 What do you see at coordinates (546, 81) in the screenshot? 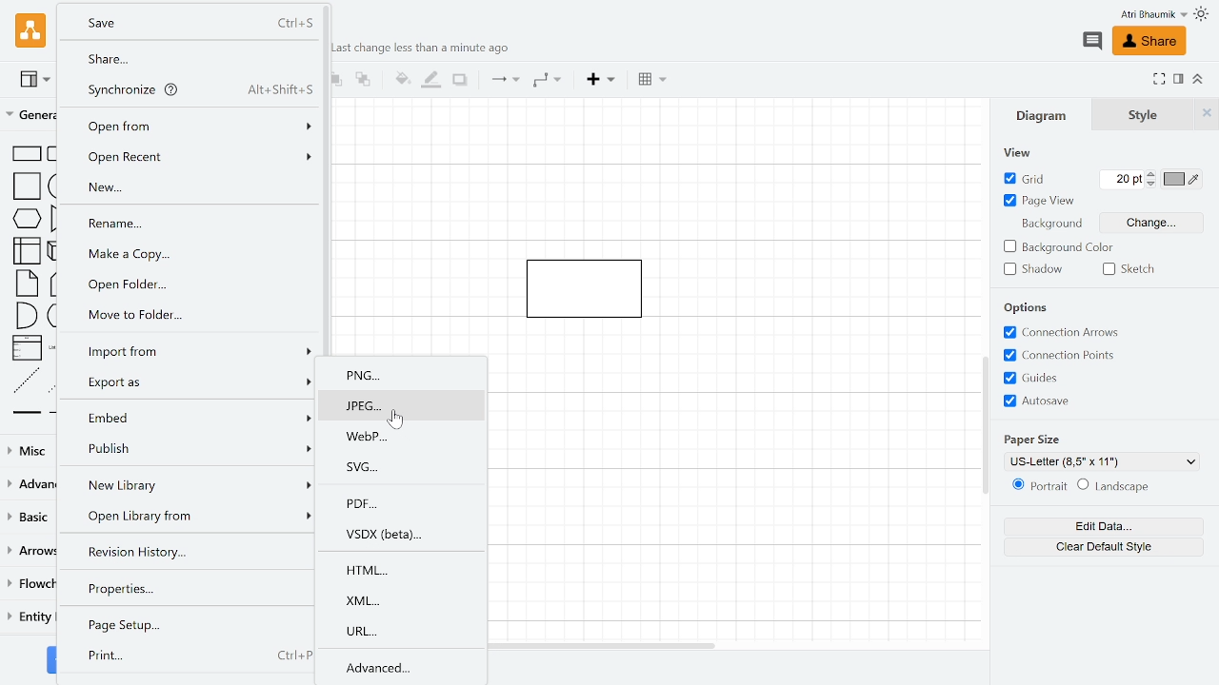
I see `Waypoints` at bounding box center [546, 81].